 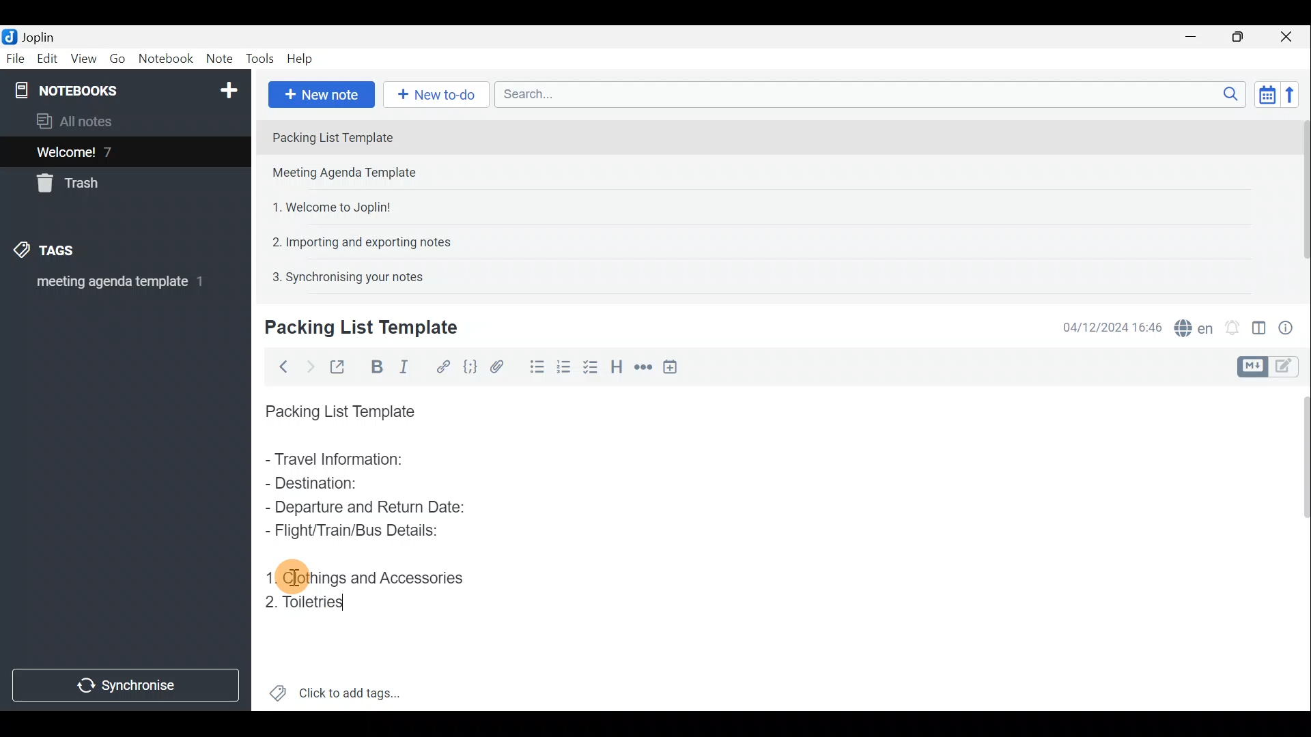 I want to click on Click to add tags, so click(x=335, y=689).